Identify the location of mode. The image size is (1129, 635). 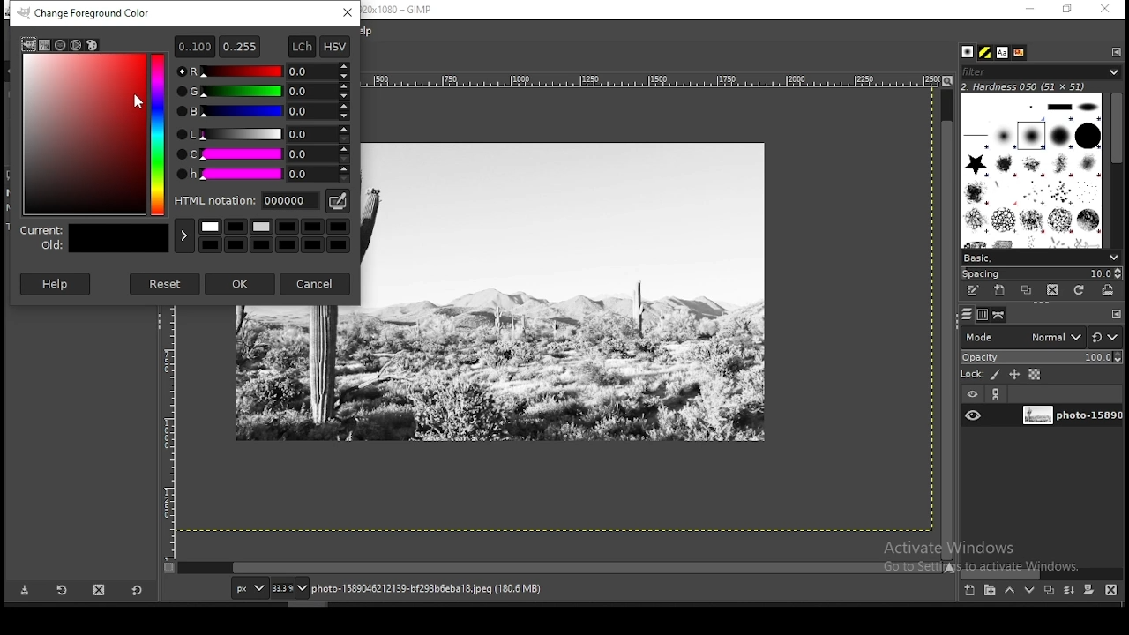
(1023, 336).